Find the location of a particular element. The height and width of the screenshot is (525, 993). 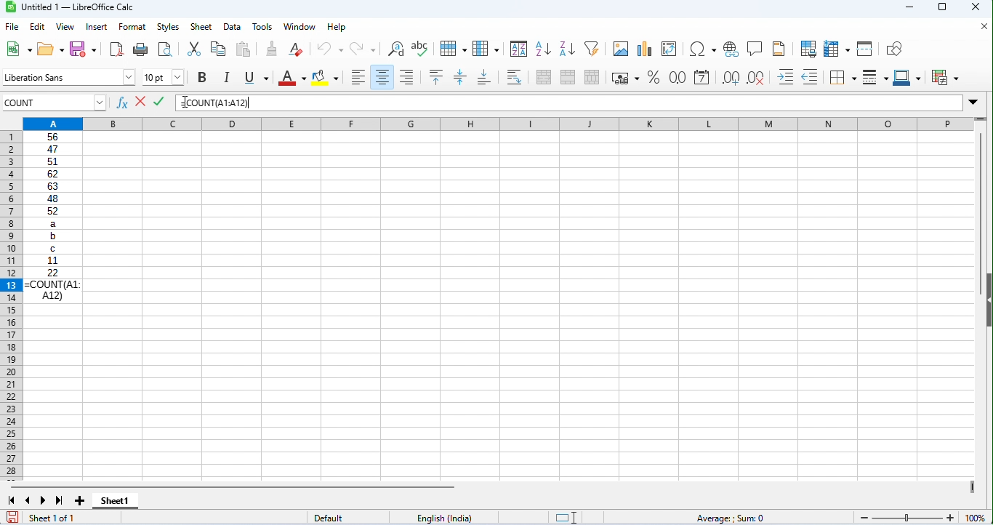

view is located at coordinates (64, 27).